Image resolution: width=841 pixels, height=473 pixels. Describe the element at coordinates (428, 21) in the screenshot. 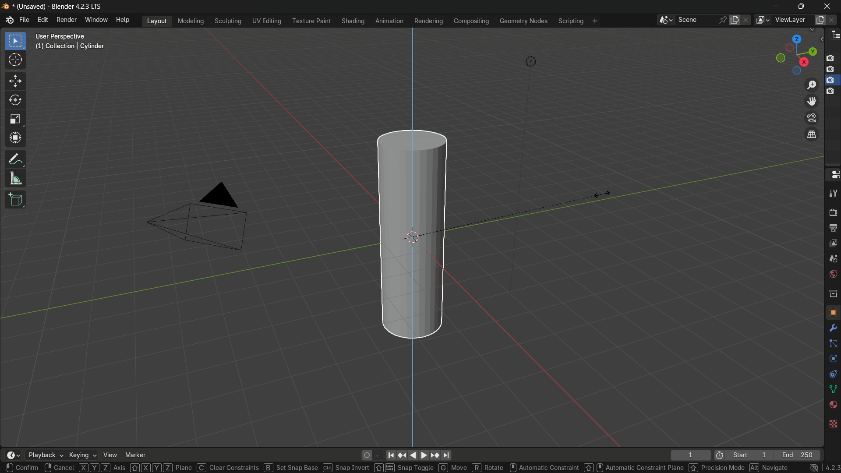

I see `rendering` at that location.